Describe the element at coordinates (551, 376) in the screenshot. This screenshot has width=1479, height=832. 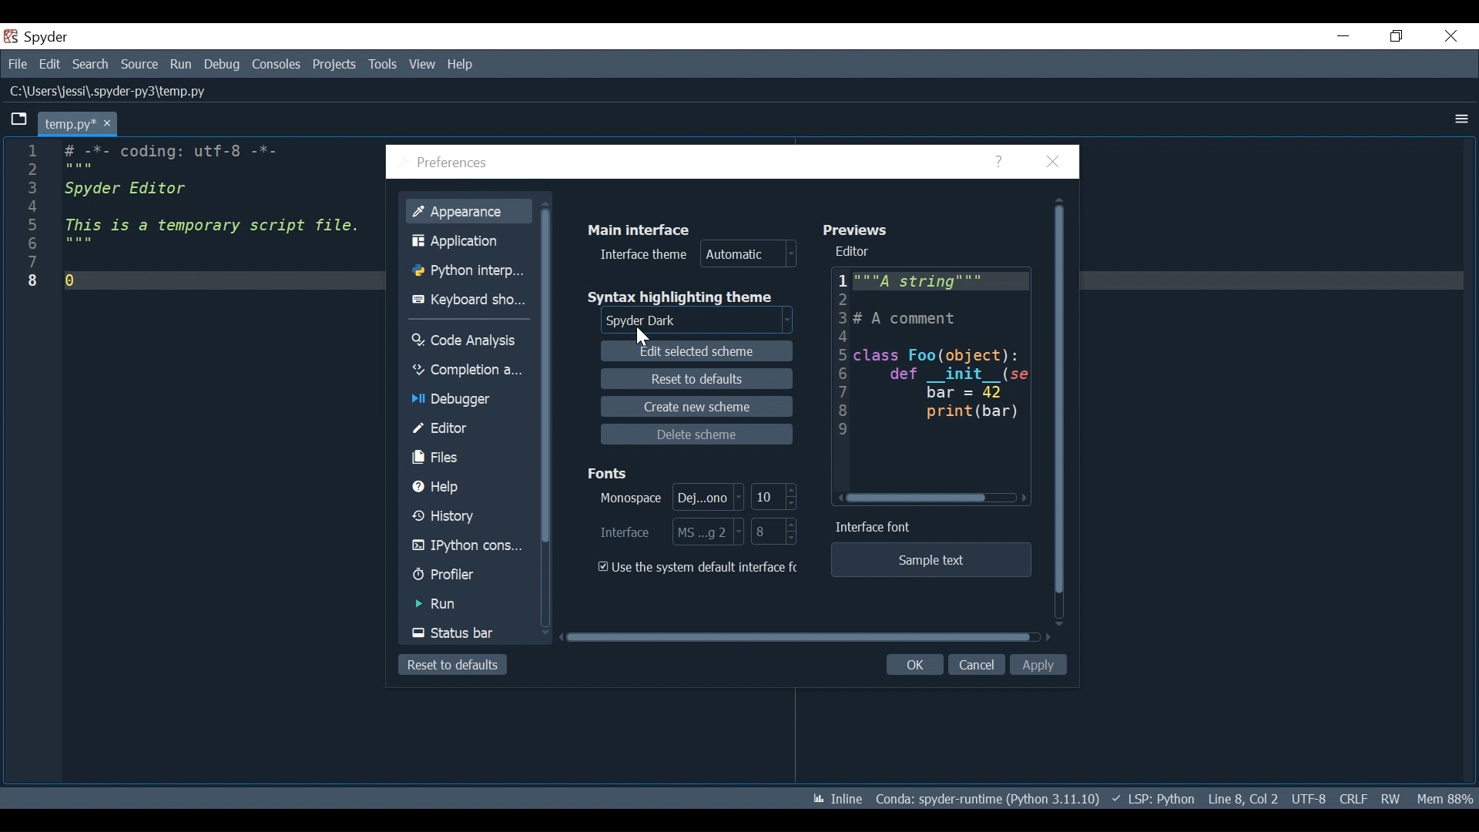
I see `Vertical Scroll bar` at that location.